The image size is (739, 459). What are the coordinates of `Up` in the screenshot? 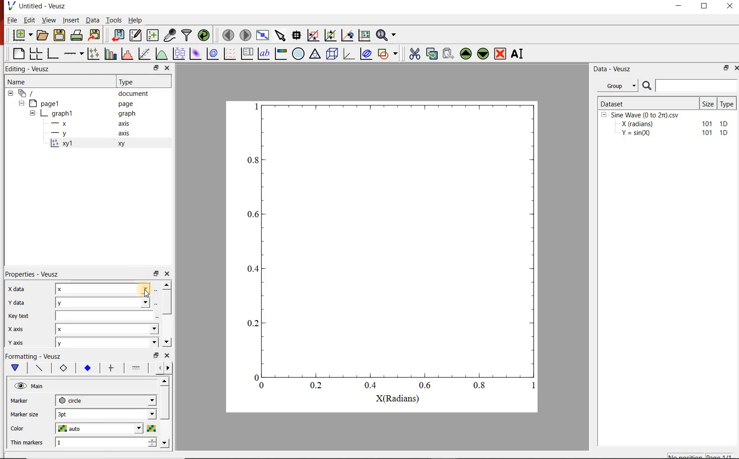 It's located at (167, 284).